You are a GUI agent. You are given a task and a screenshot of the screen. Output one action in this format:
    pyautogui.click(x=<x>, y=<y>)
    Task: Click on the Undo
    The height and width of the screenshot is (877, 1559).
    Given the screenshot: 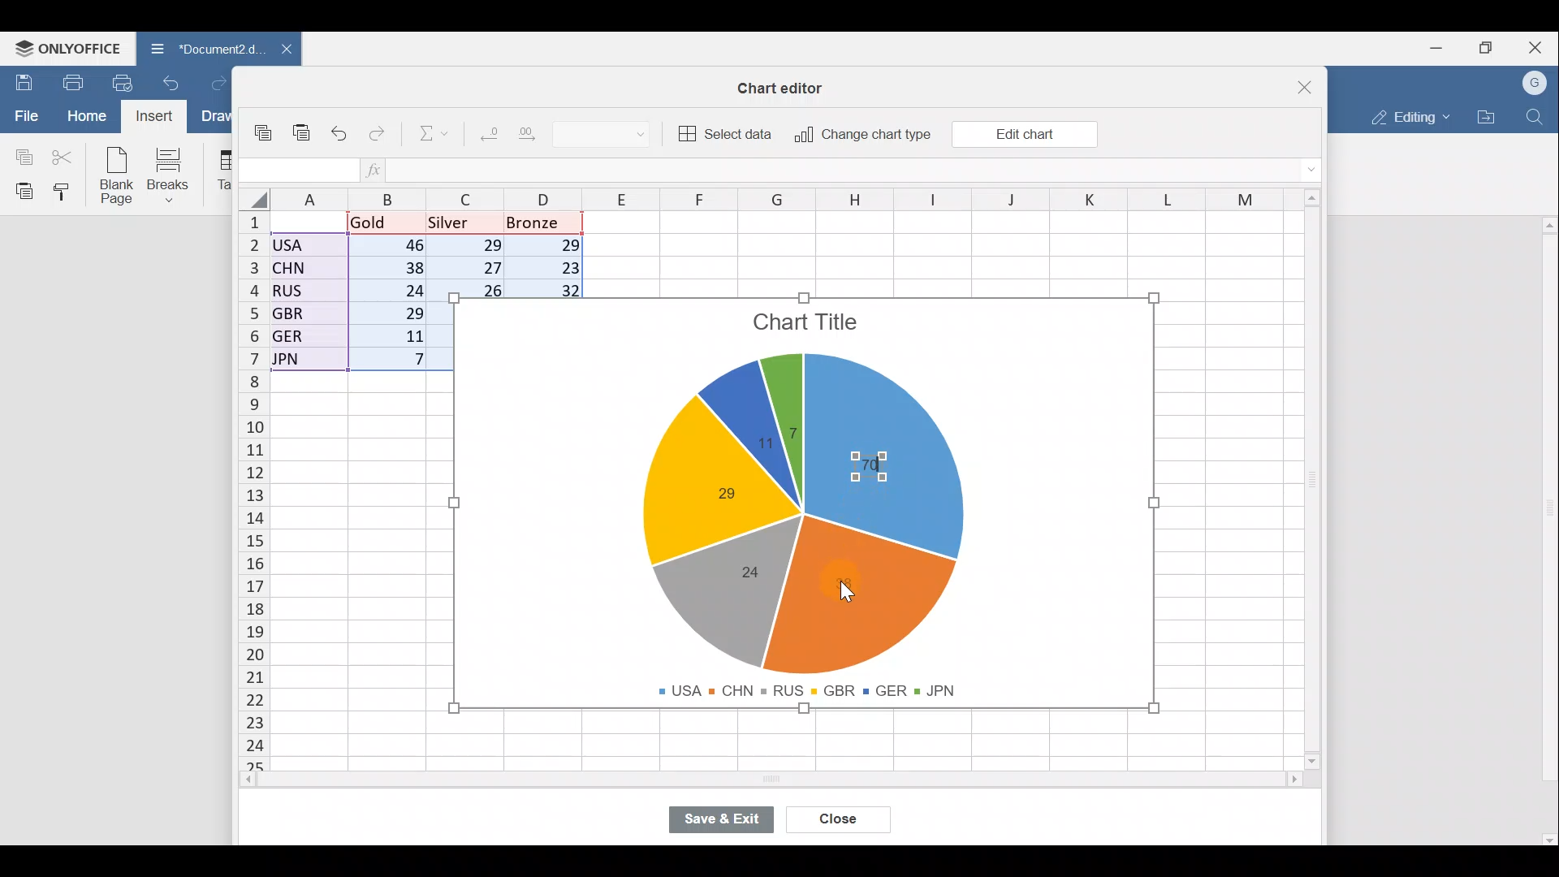 What is the action you would take?
    pyautogui.click(x=175, y=88)
    